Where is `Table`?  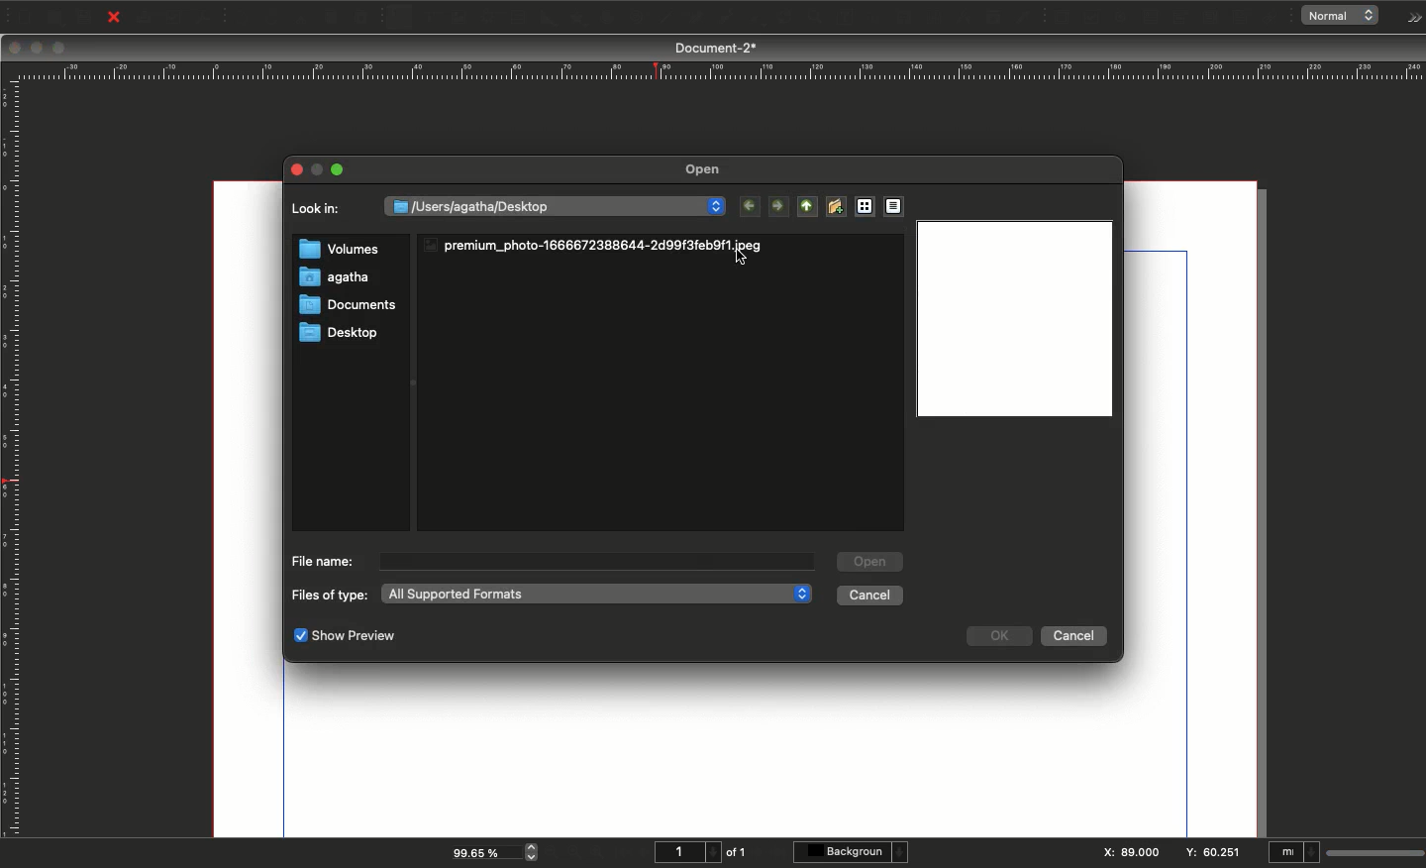 Table is located at coordinates (517, 19).